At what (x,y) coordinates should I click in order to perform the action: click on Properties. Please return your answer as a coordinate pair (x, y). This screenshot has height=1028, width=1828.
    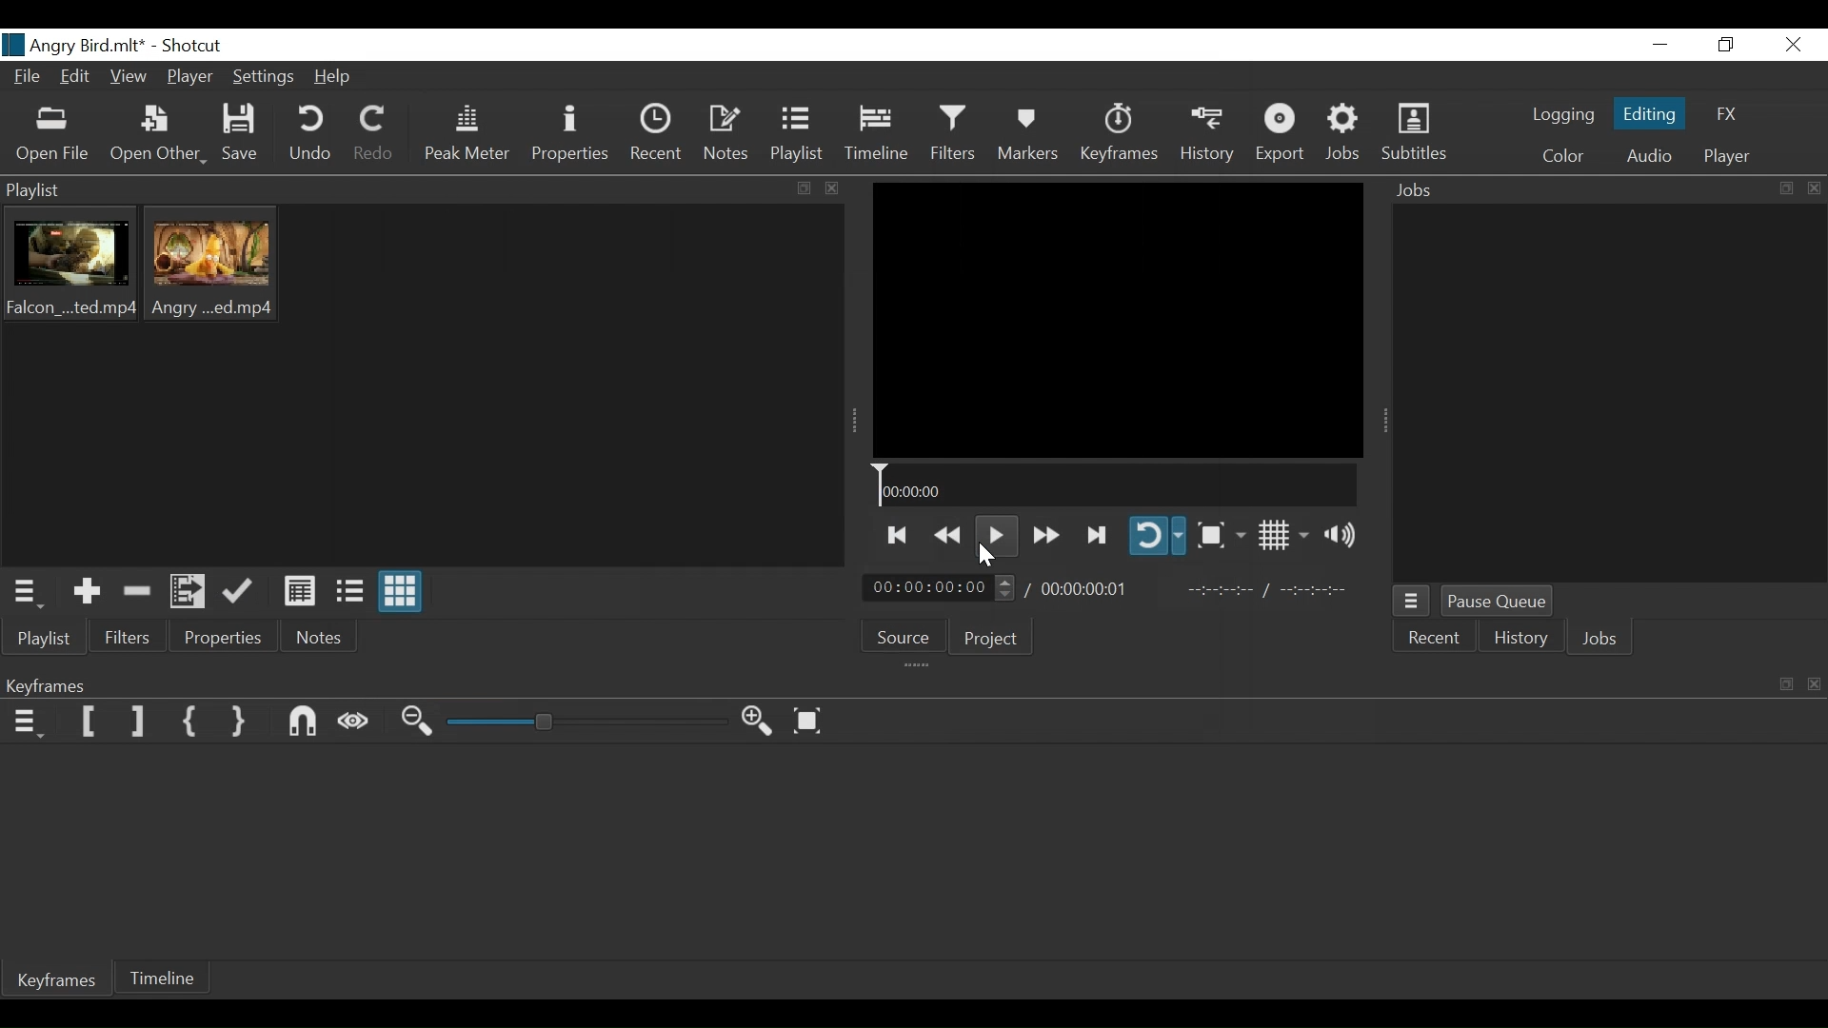
    Looking at the image, I should click on (222, 637).